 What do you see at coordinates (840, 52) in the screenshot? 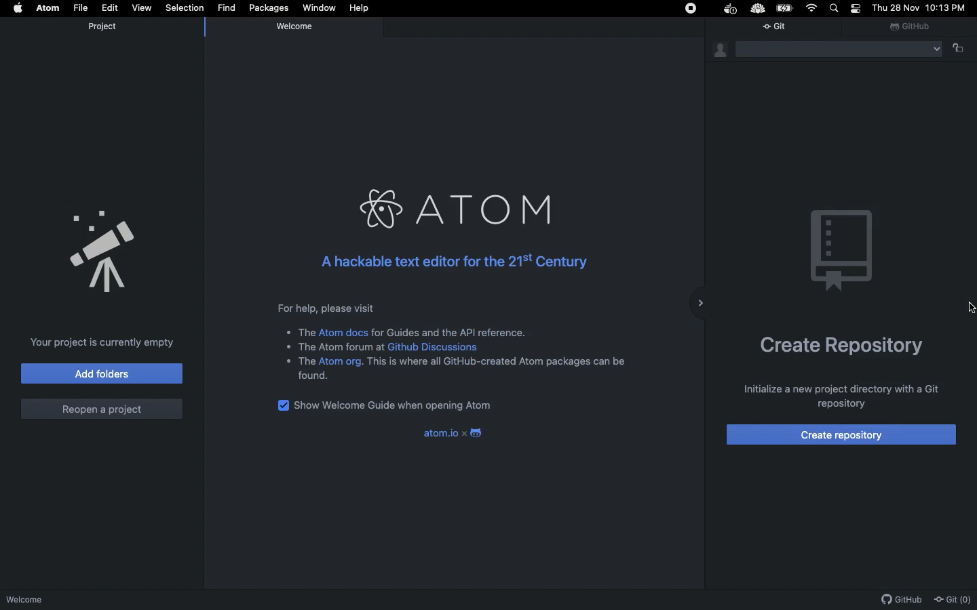
I see `Folder Menu` at bounding box center [840, 52].